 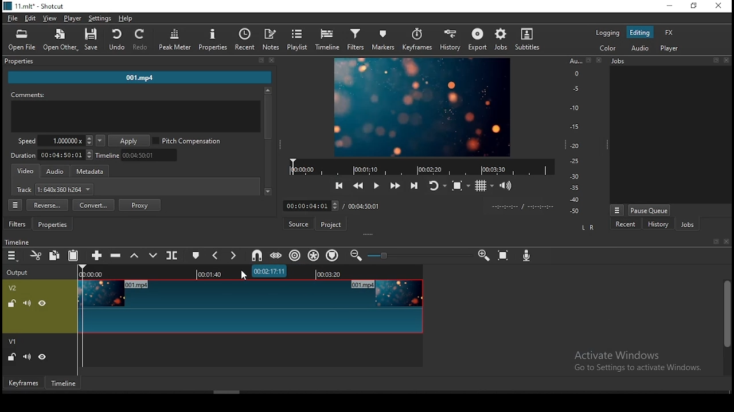 What do you see at coordinates (378, 184) in the screenshot?
I see `play/pause` at bounding box center [378, 184].